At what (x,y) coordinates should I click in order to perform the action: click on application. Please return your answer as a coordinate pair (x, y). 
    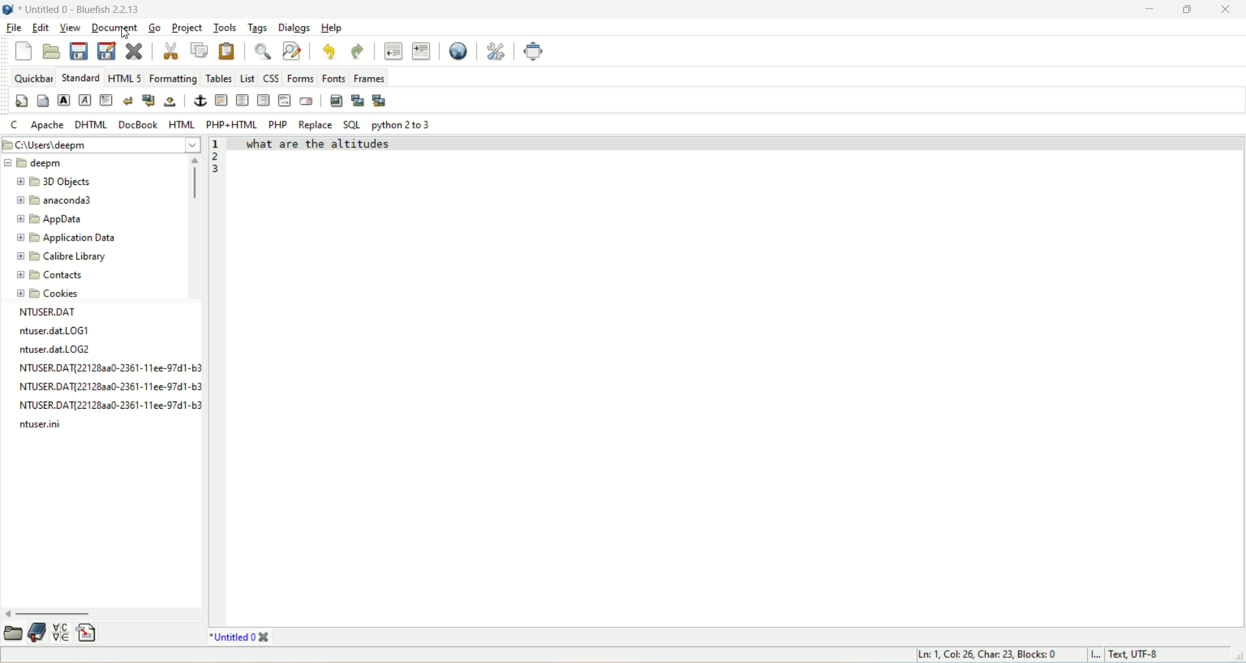
    Looking at the image, I should click on (67, 239).